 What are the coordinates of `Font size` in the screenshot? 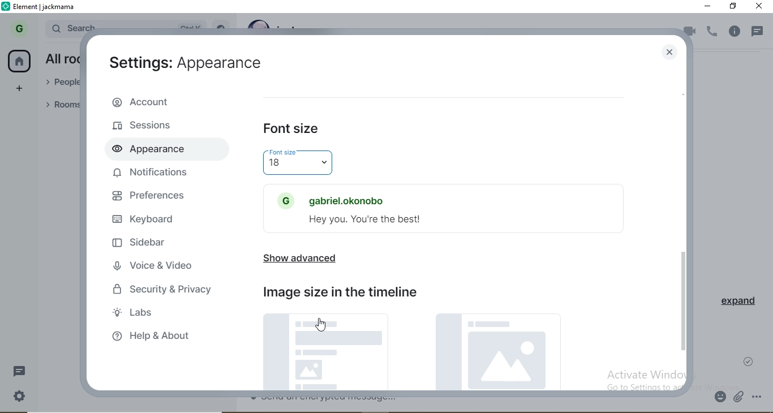 It's located at (285, 150).